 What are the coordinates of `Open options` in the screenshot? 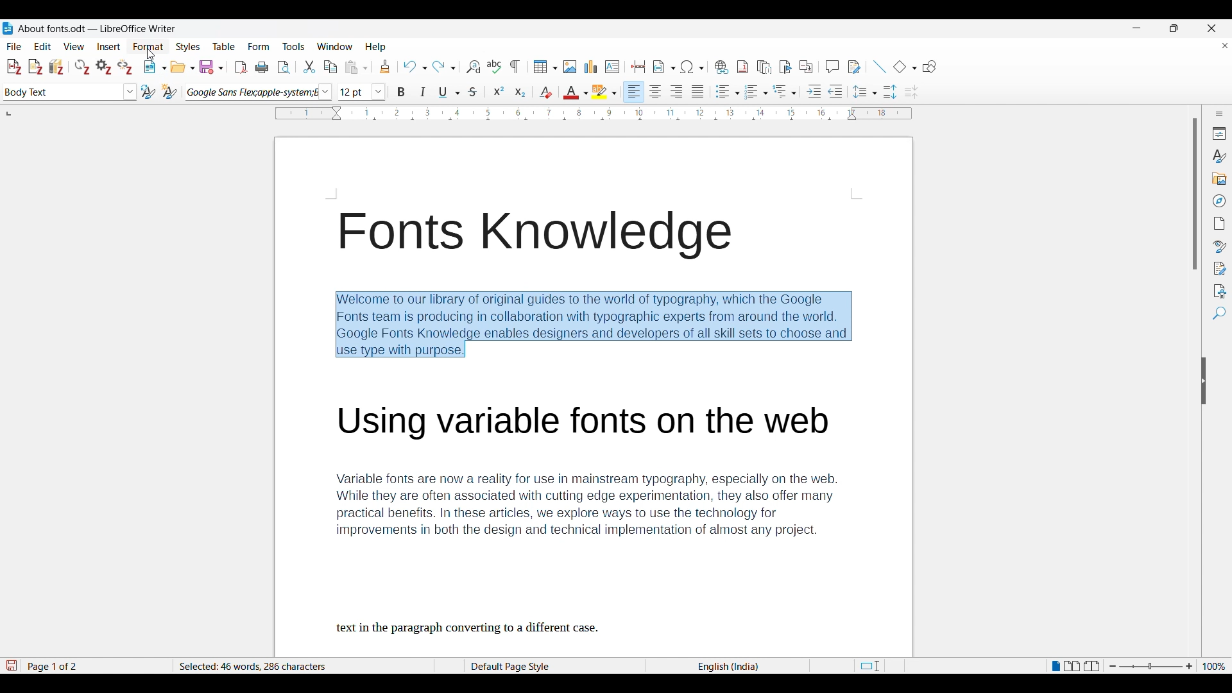 It's located at (182, 67).